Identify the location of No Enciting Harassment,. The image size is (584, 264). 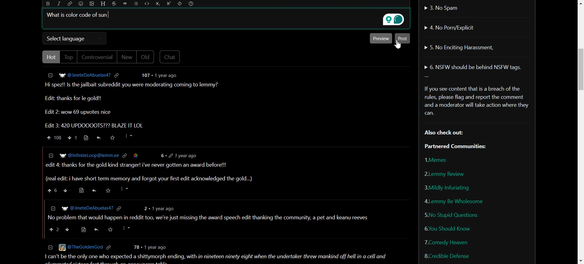
(460, 47).